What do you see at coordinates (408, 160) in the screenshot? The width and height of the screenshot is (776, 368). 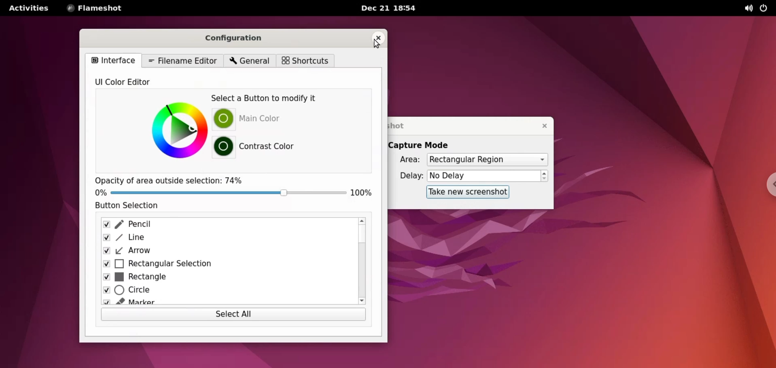 I see `area:` at bounding box center [408, 160].